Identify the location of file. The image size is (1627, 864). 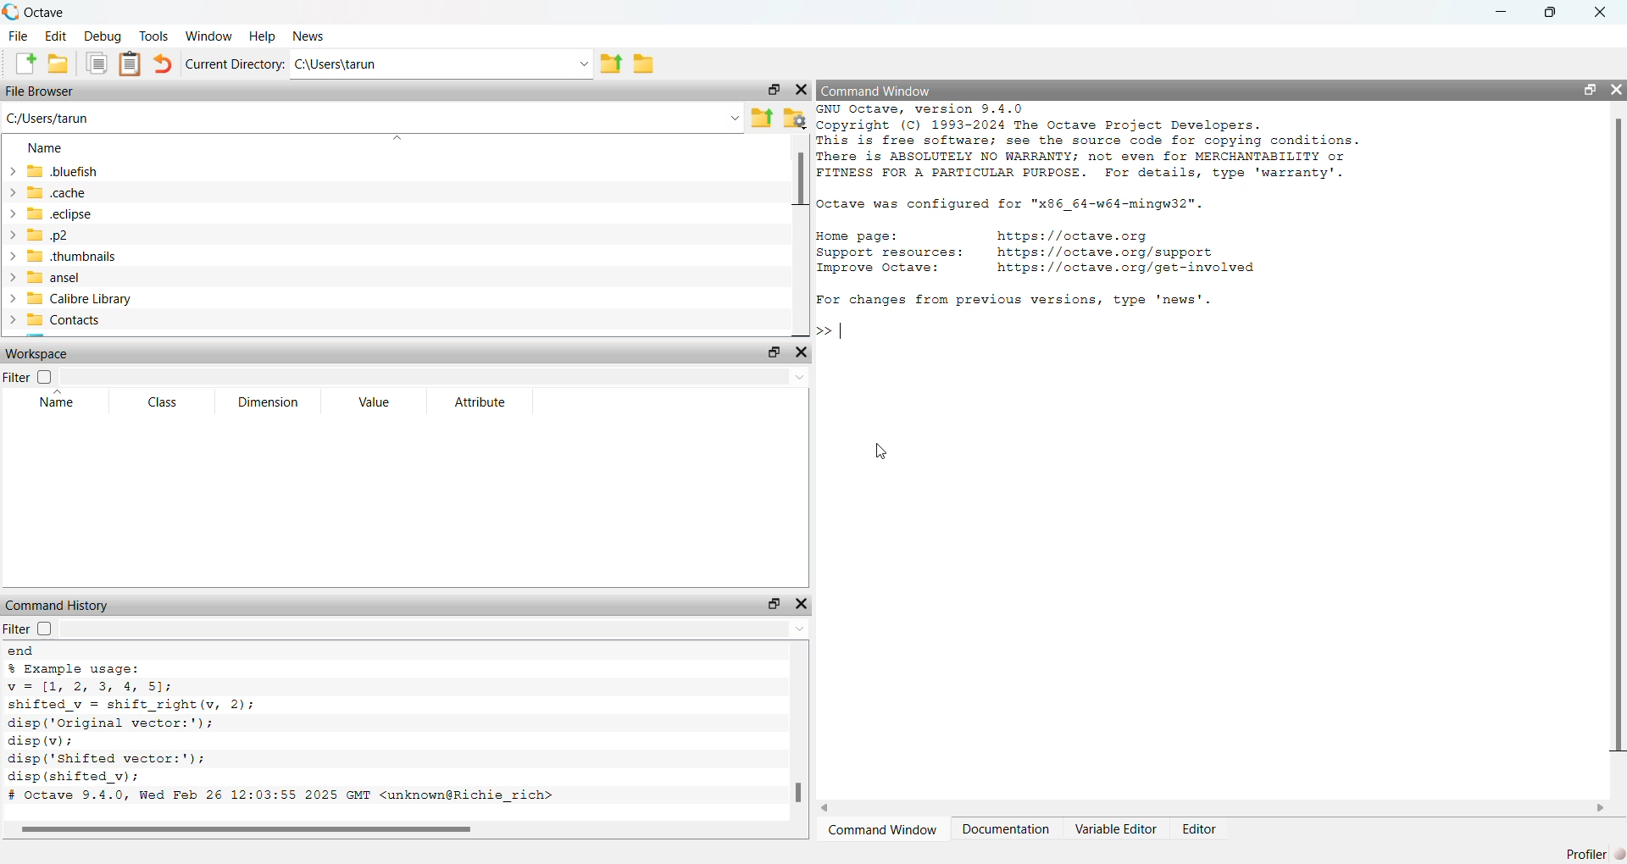
(19, 36).